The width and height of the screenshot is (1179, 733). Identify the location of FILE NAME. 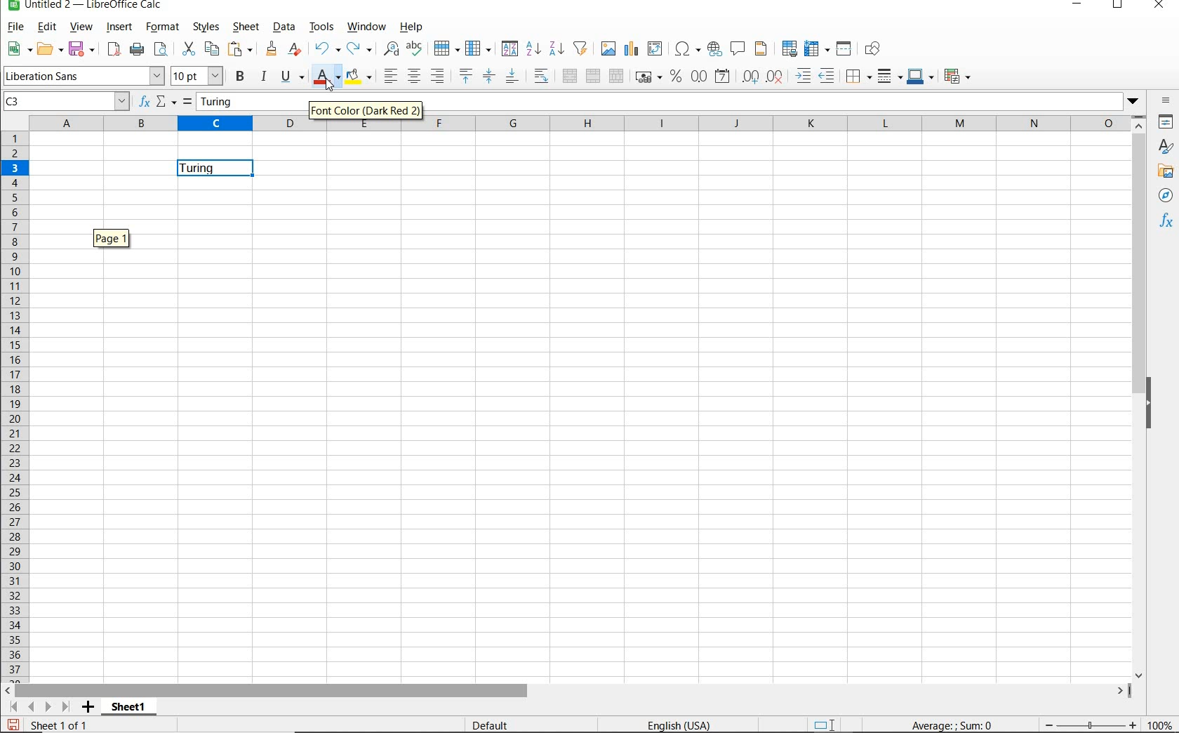
(84, 6).